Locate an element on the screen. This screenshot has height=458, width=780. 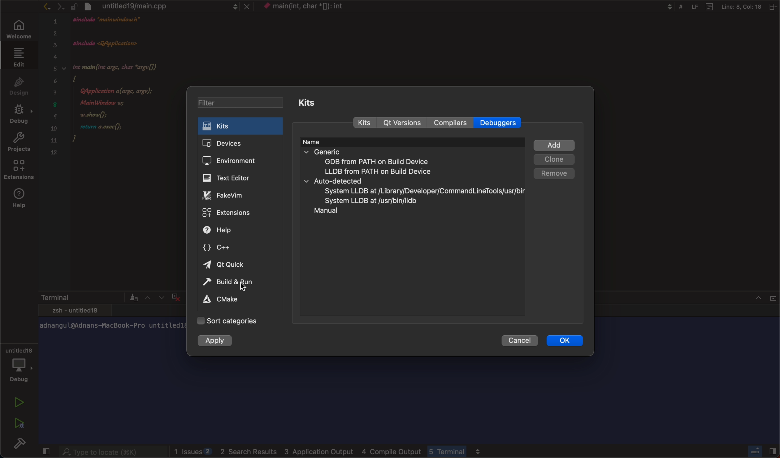
extensions is located at coordinates (229, 213).